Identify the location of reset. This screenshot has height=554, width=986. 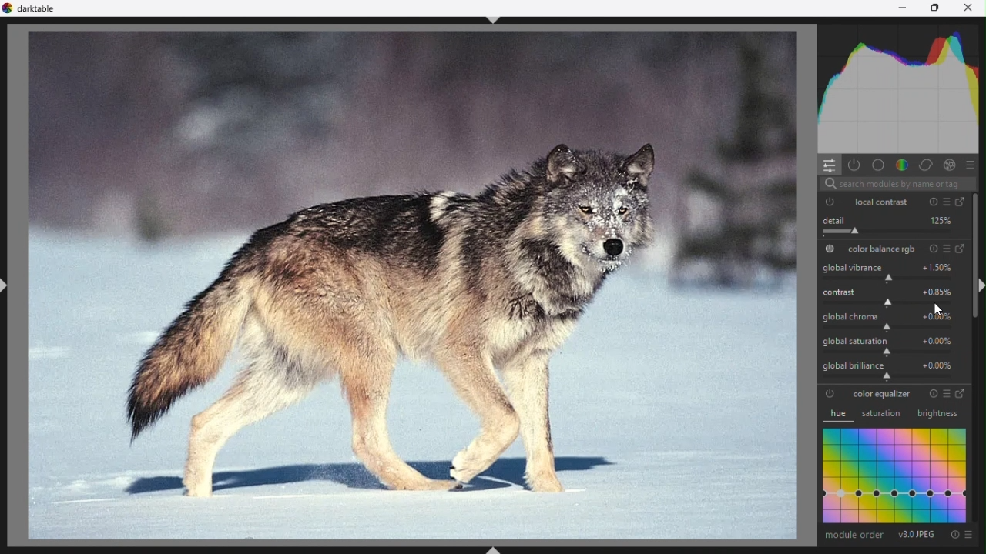
(954, 535).